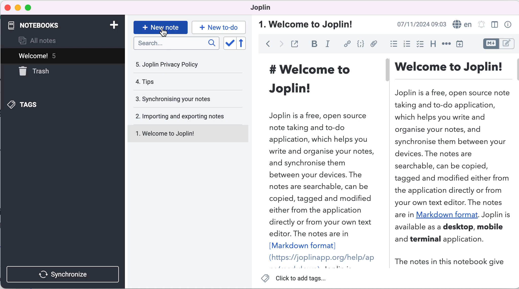 The height and width of the screenshot is (289, 519). I want to click on reverse sort order, so click(243, 43).